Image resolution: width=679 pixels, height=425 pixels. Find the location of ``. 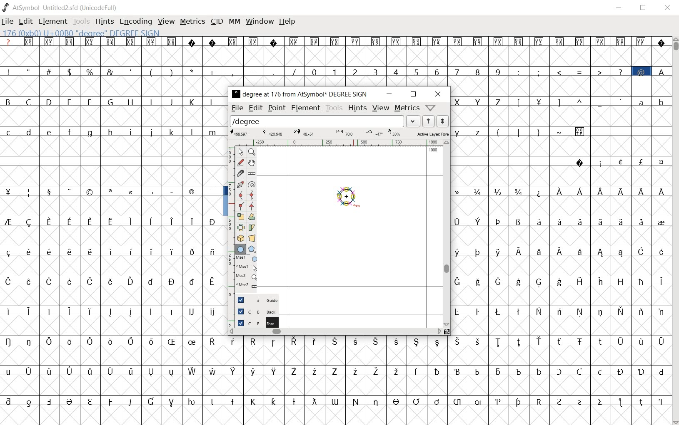

 is located at coordinates (110, 281).